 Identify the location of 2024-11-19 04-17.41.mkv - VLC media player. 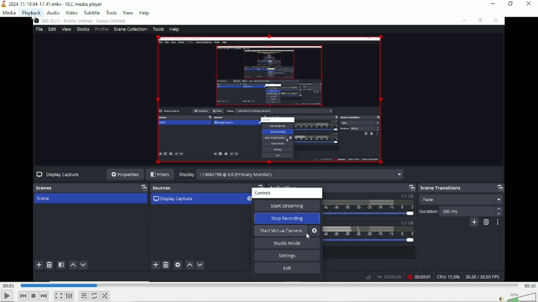
(53, 4).